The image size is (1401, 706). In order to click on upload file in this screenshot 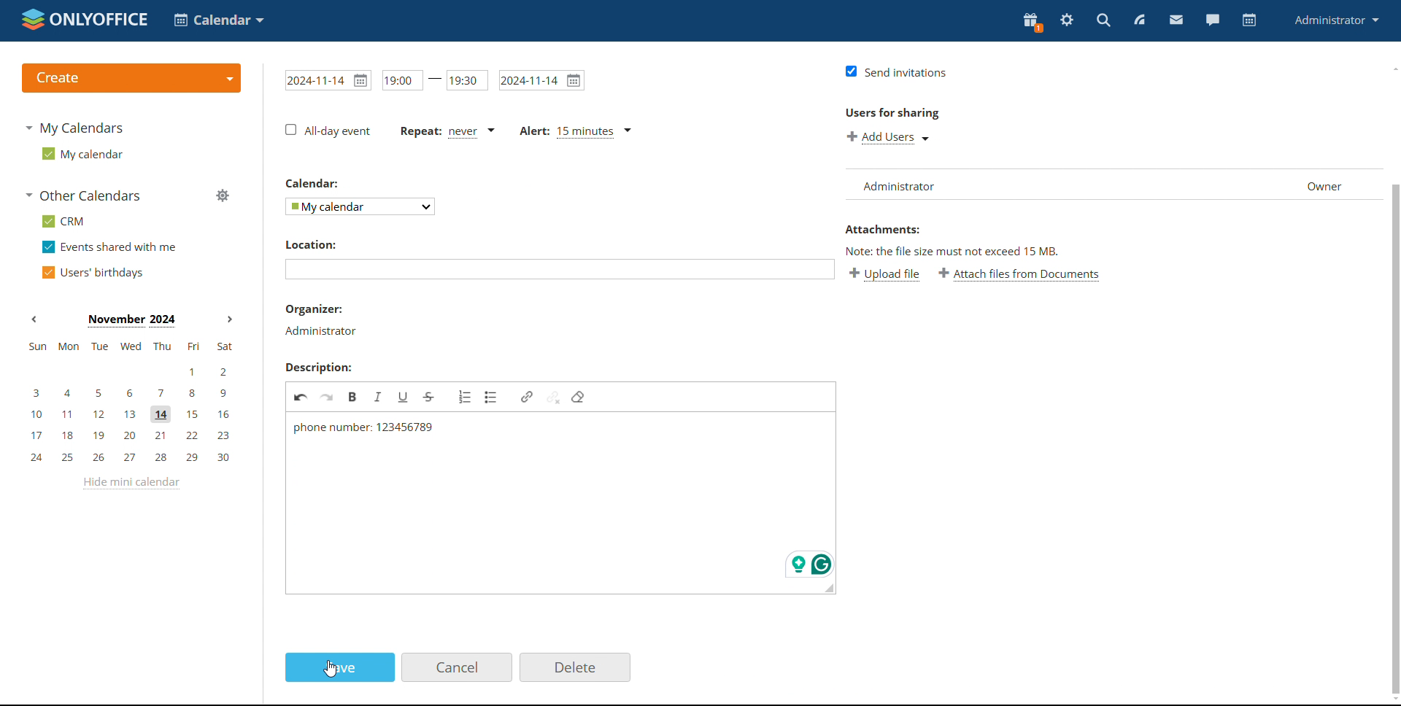, I will do `click(884, 275)`.